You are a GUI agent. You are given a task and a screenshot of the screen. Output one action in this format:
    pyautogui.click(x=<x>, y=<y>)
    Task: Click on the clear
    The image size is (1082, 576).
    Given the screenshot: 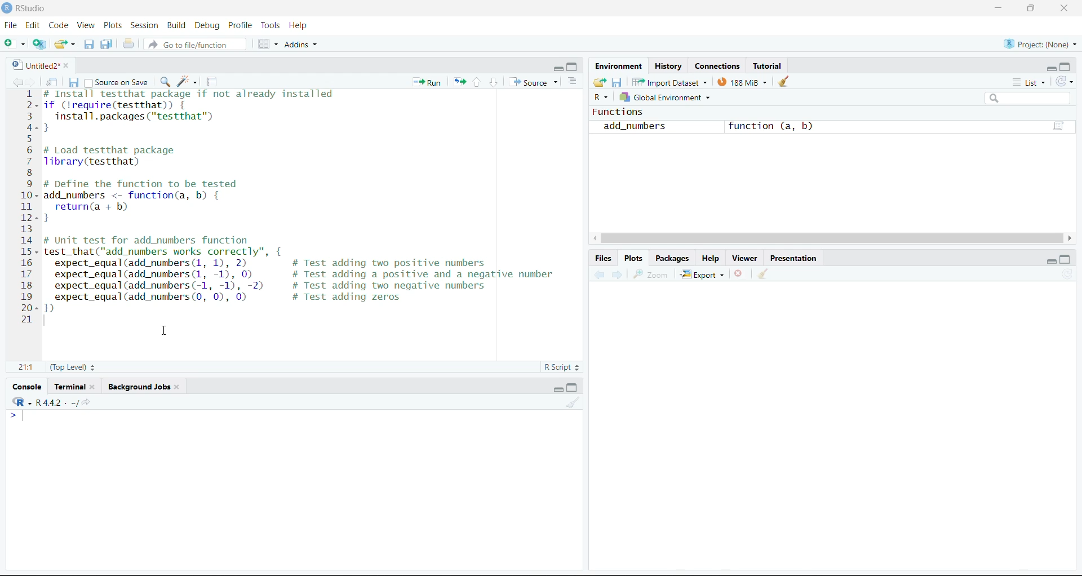 What is the action you would take?
    pyautogui.click(x=763, y=273)
    